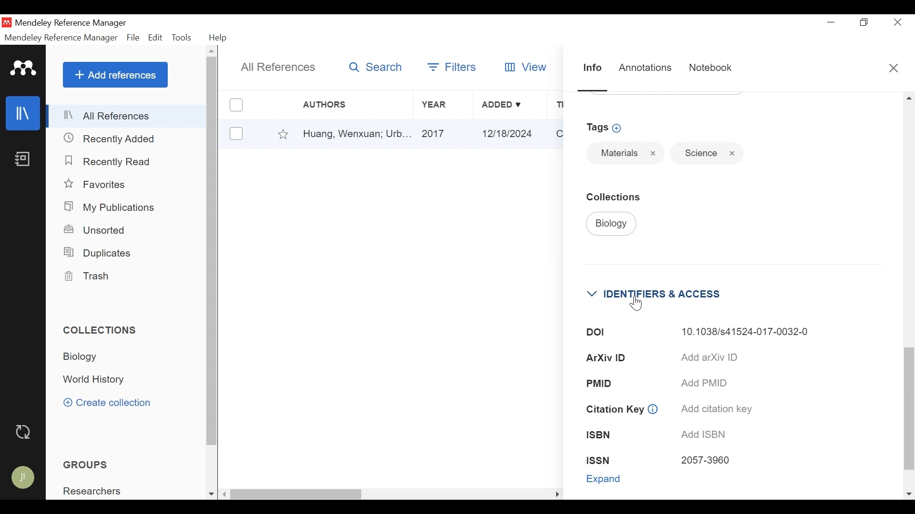  Describe the element at coordinates (96, 230) in the screenshot. I see `Unsorted` at that location.